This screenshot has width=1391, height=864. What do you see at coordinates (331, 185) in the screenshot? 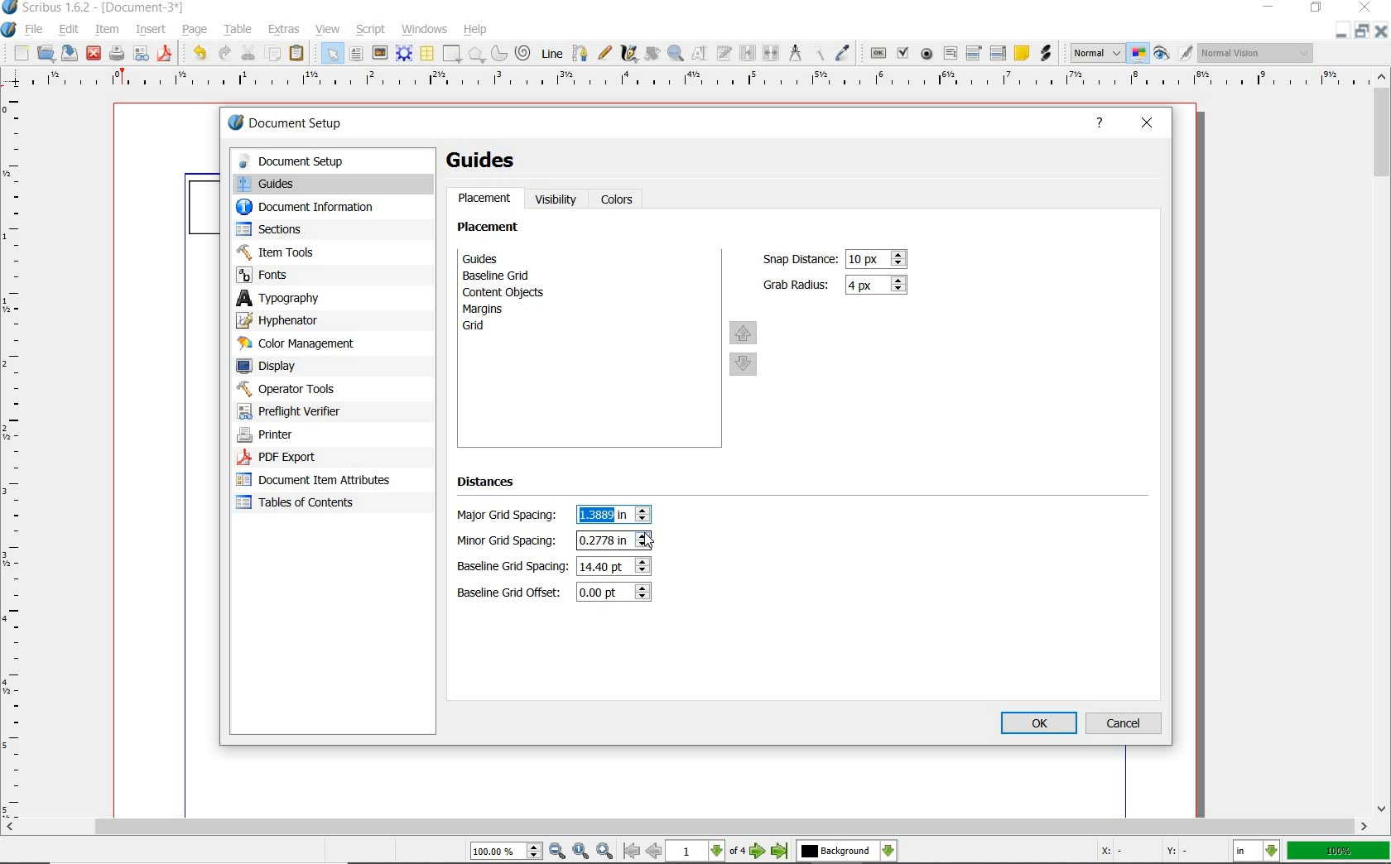
I see `guides` at bounding box center [331, 185].